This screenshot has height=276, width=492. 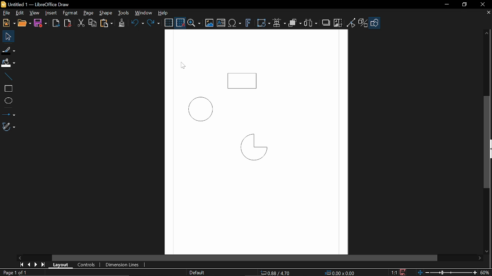 I want to click on Circle, so click(x=198, y=109).